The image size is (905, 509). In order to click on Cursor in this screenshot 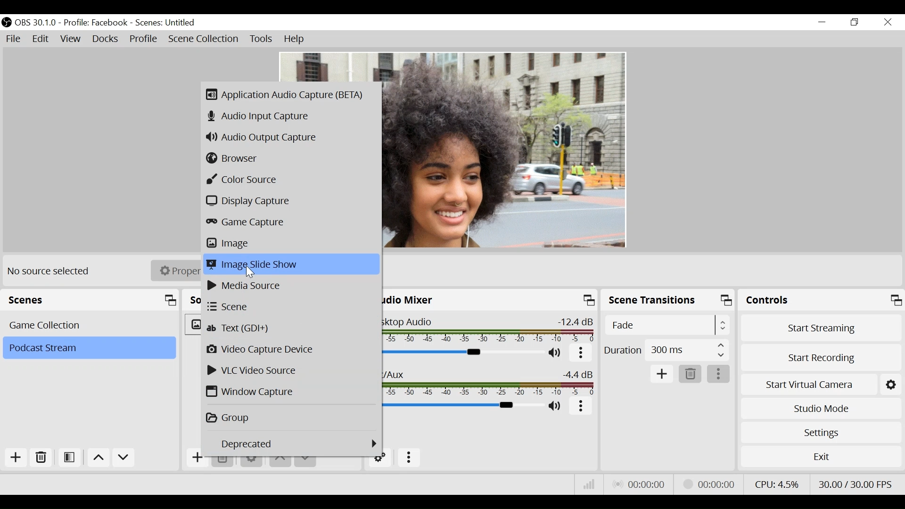, I will do `click(251, 271)`.